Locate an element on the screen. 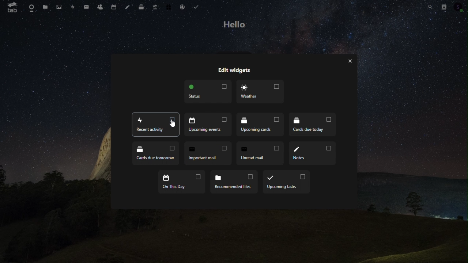 The image size is (468, 263). Contacts is located at coordinates (445, 6).